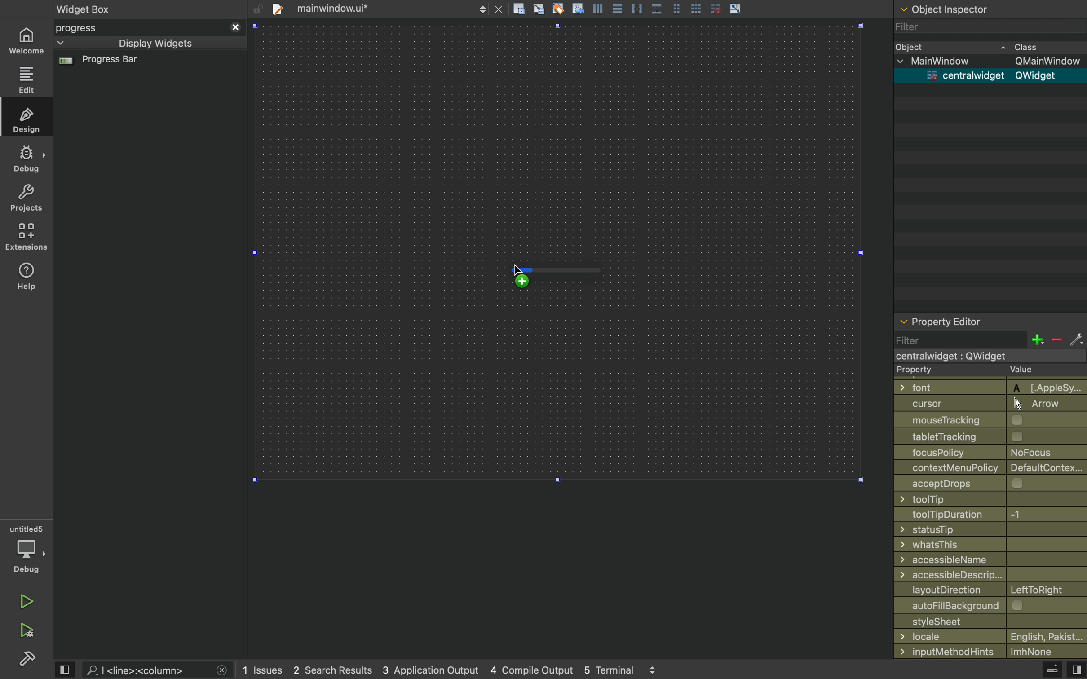  Describe the element at coordinates (990, 650) in the screenshot. I see `inputmethodhints` at that location.